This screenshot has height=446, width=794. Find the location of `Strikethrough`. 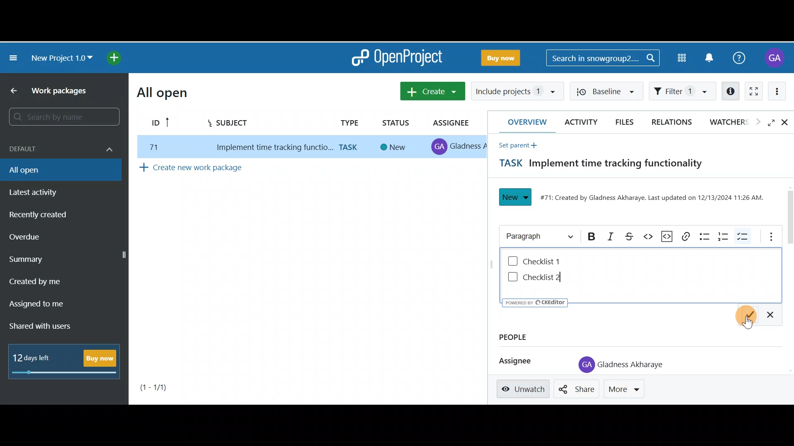

Strikethrough is located at coordinates (633, 236).